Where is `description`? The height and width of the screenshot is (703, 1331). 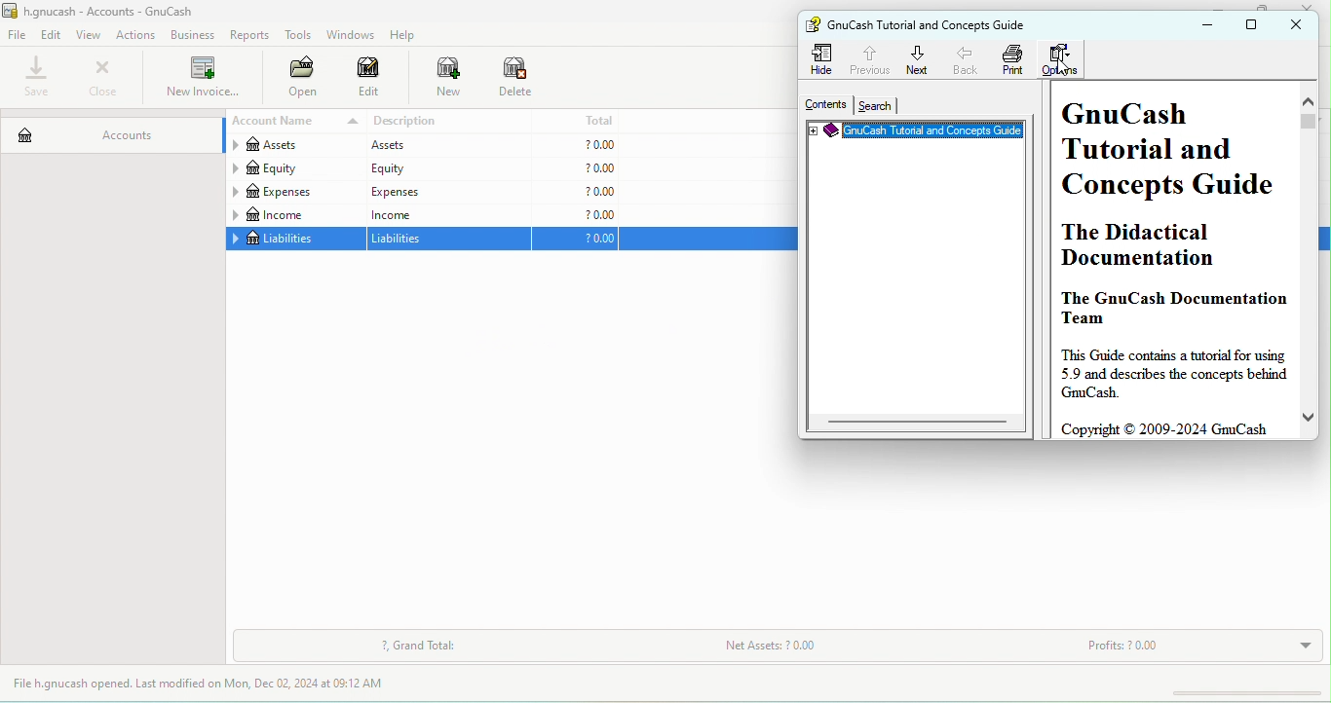 description is located at coordinates (449, 122).